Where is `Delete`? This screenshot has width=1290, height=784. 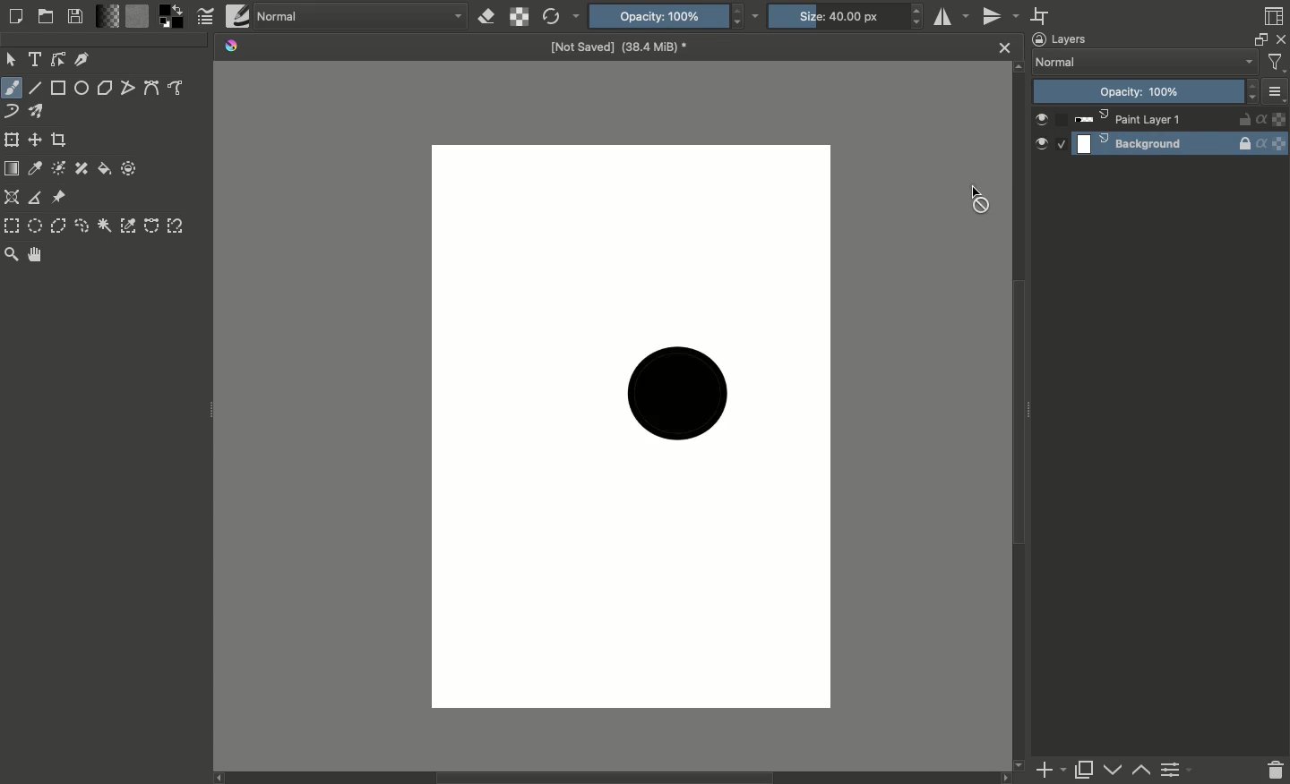
Delete is located at coordinates (1275, 771).